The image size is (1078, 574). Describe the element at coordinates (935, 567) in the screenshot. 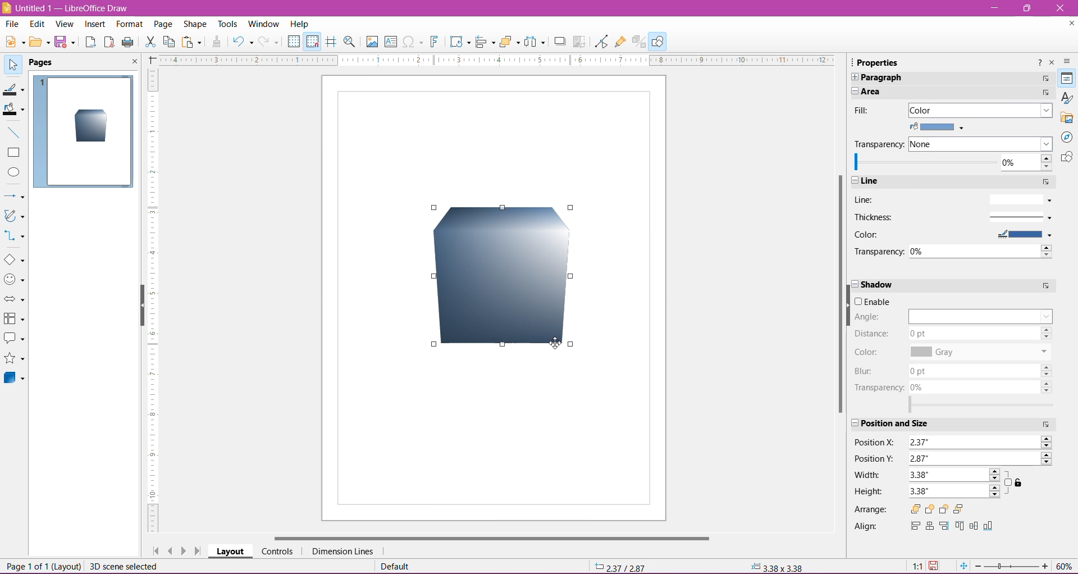

I see `Unsaved Changes` at that location.